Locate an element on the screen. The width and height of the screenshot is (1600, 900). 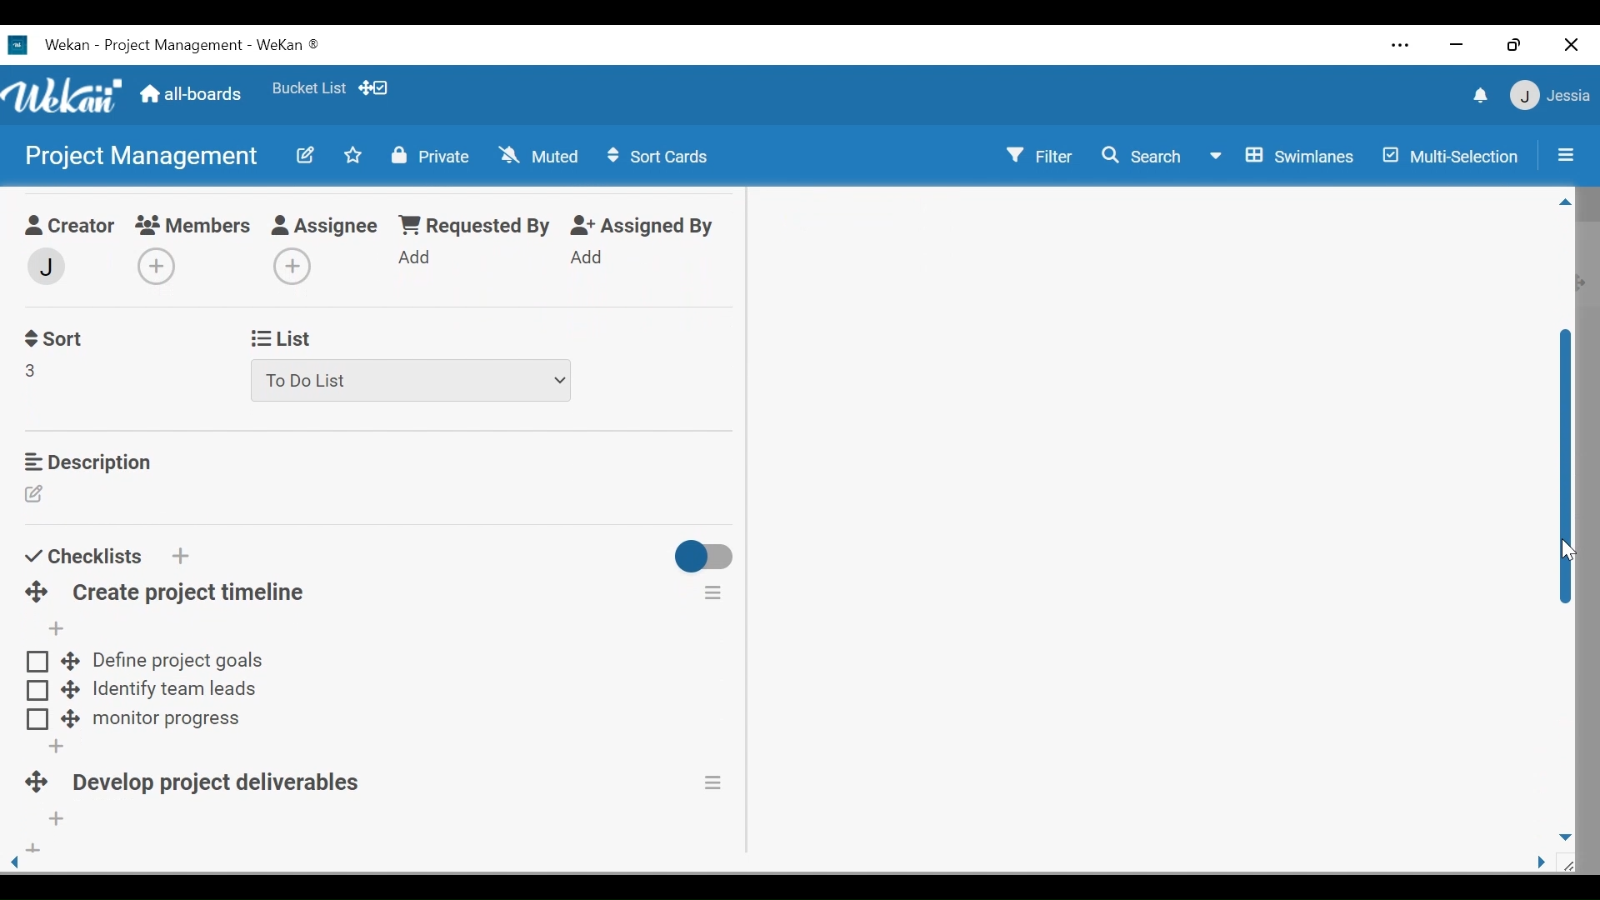
Vertical scroll bar is located at coordinates (1567, 470).